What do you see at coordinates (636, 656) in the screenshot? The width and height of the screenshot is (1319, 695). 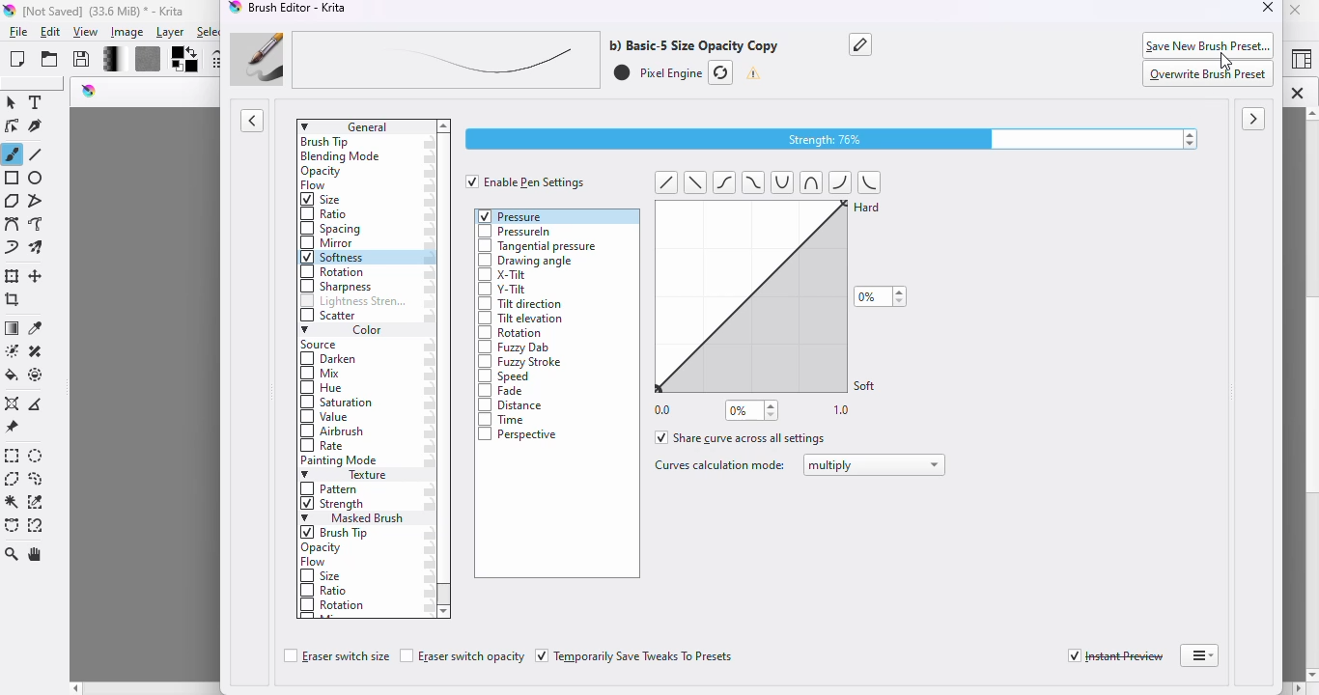 I see `temporarily save tweaks to presets` at bounding box center [636, 656].